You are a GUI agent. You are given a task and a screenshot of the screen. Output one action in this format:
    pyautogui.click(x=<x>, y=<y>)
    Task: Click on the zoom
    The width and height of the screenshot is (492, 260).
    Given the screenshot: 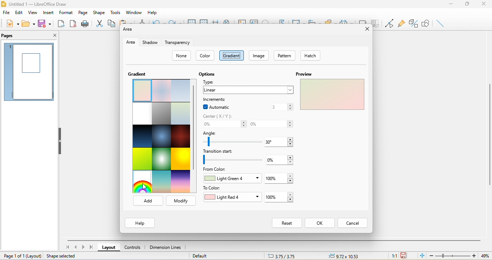 What is the action you would take?
    pyautogui.click(x=461, y=256)
    